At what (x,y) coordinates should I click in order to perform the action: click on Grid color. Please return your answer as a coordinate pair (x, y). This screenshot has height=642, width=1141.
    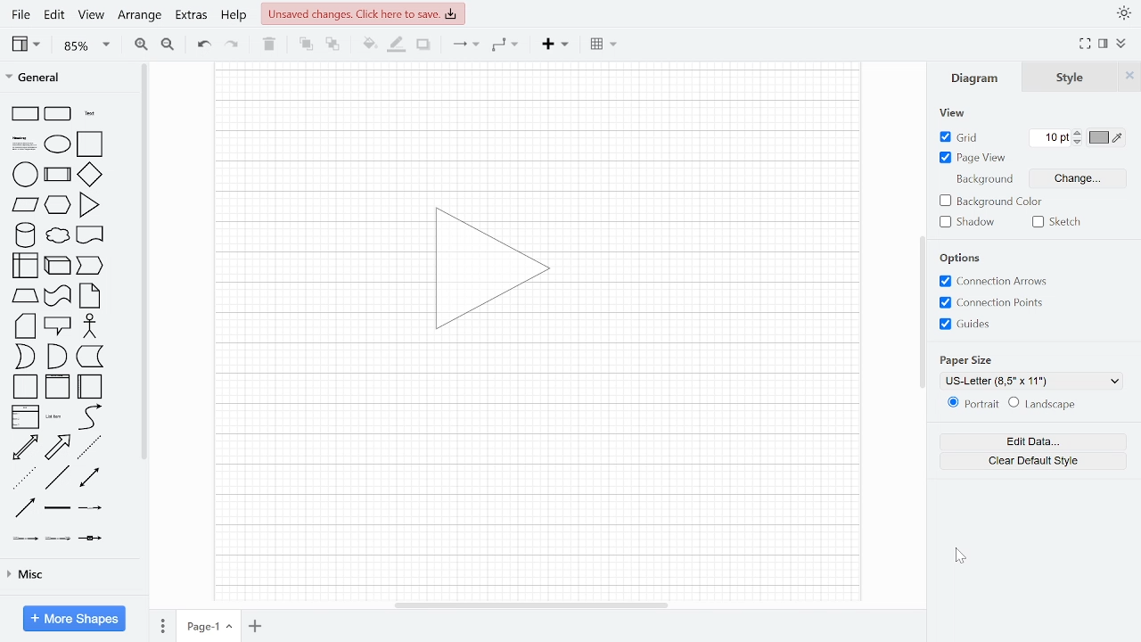
    Looking at the image, I should click on (1105, 137).